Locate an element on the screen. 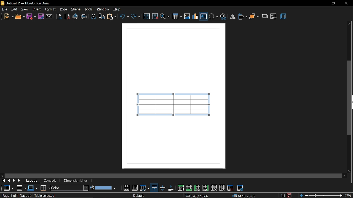 Image resolution: width=353 pixels, height=198 pixels. cut  is located at coordinates (94, 17).